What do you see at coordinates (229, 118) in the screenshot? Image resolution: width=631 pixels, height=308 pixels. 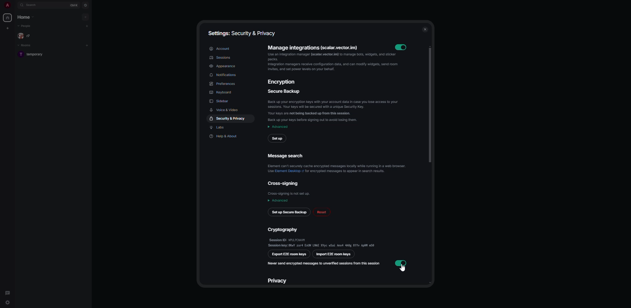 I see `security & privacy` at bounding box center [229, 118].